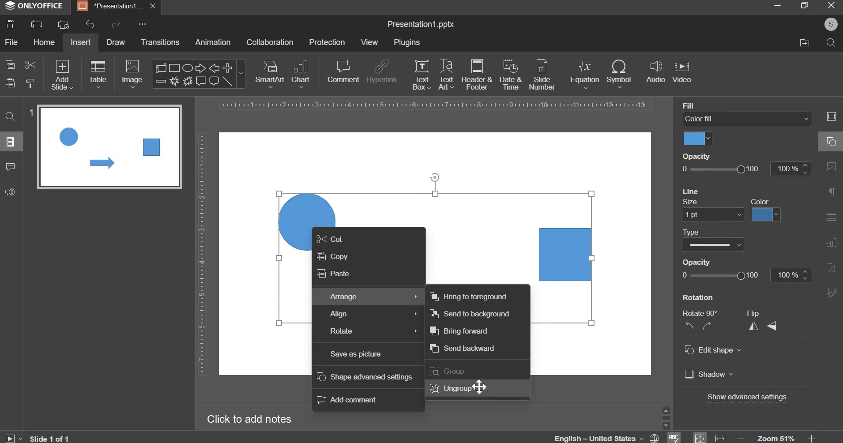 The height and width of the screenshot is (443, 843). I want to click on protection, so click(327, 42).